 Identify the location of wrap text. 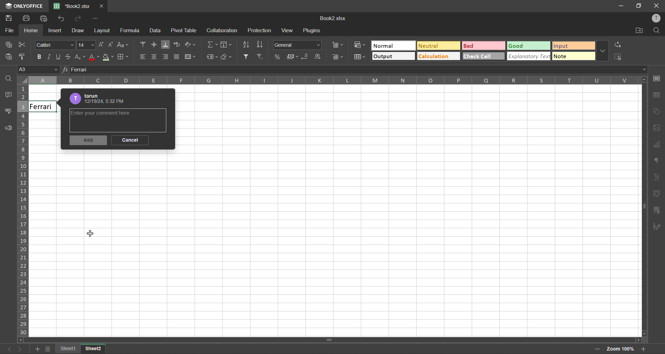
(177, 44).